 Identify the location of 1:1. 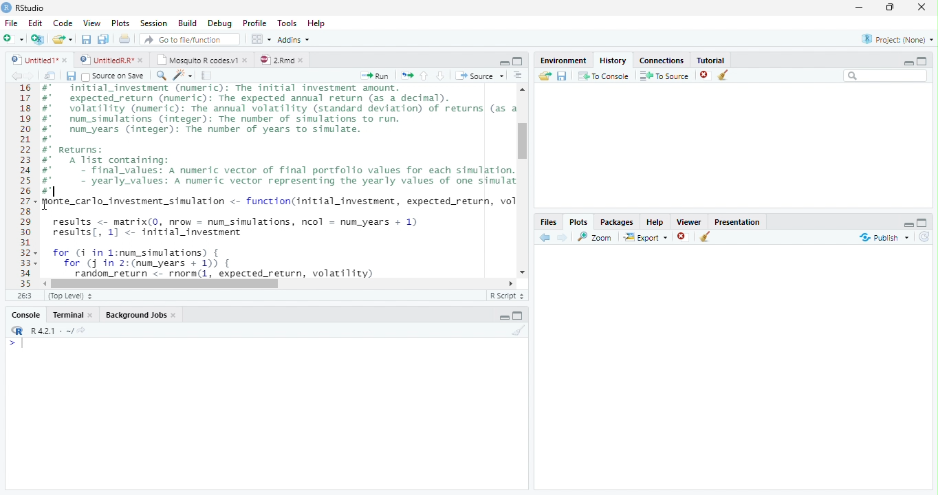
(23, 296).